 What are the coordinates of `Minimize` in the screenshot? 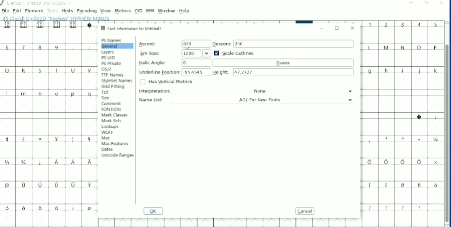 It's located at (322, 28).